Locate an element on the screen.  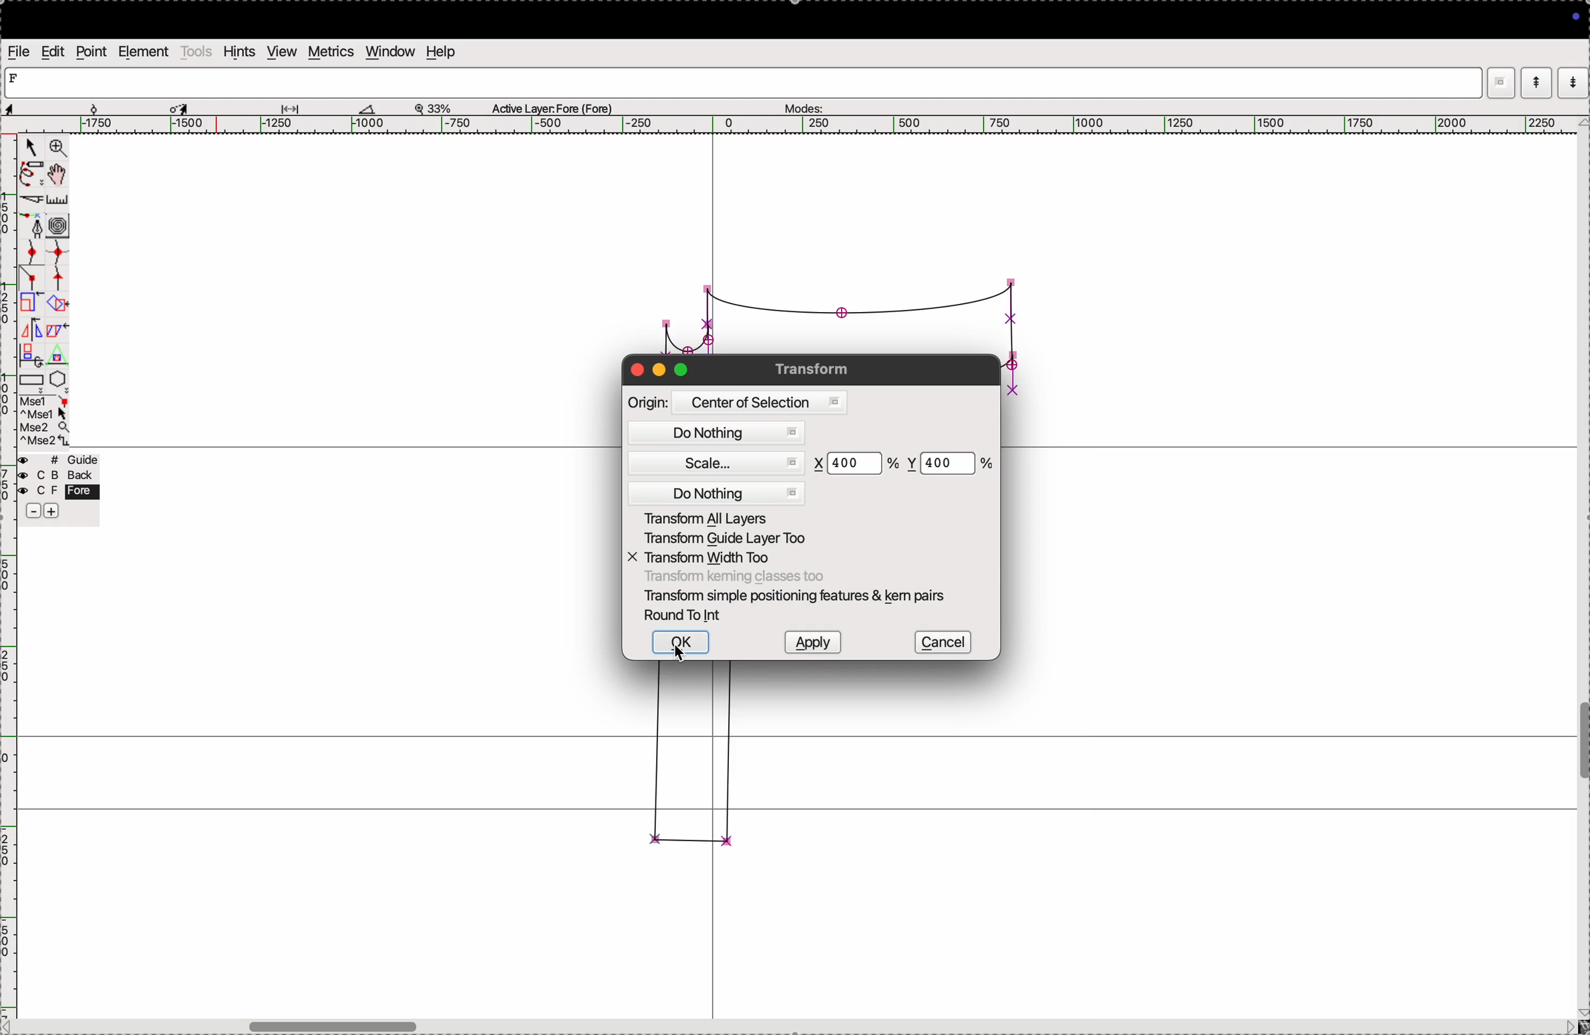
duplicate is located at coordinates (28, 356).